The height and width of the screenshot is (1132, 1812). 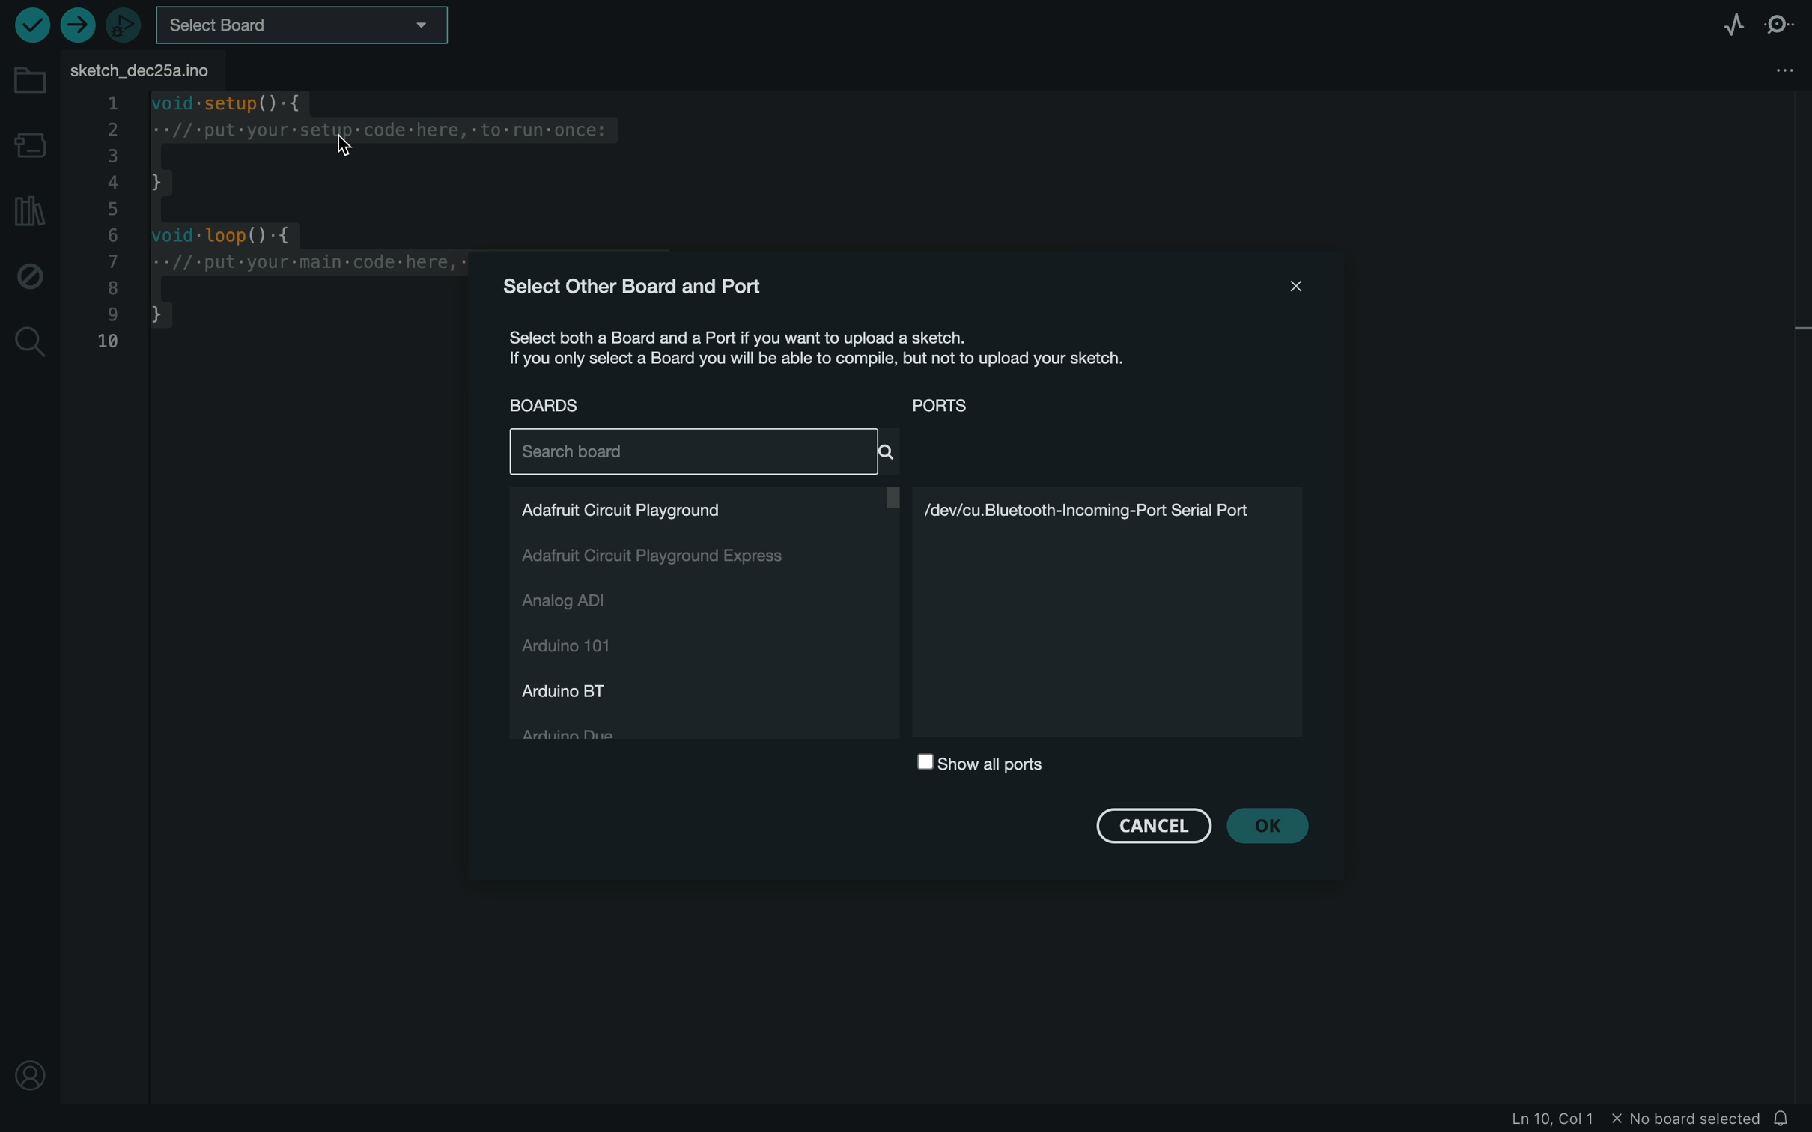 I want to click on file information, so click(x=1632, y=1118).